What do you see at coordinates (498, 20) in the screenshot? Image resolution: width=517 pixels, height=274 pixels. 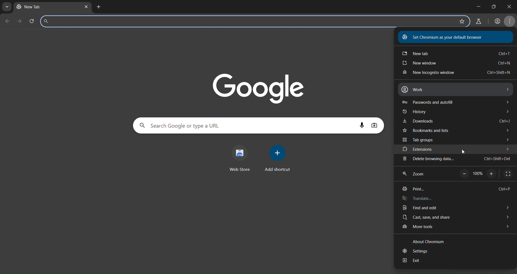 I see `account` at bounding box center [498, 20].